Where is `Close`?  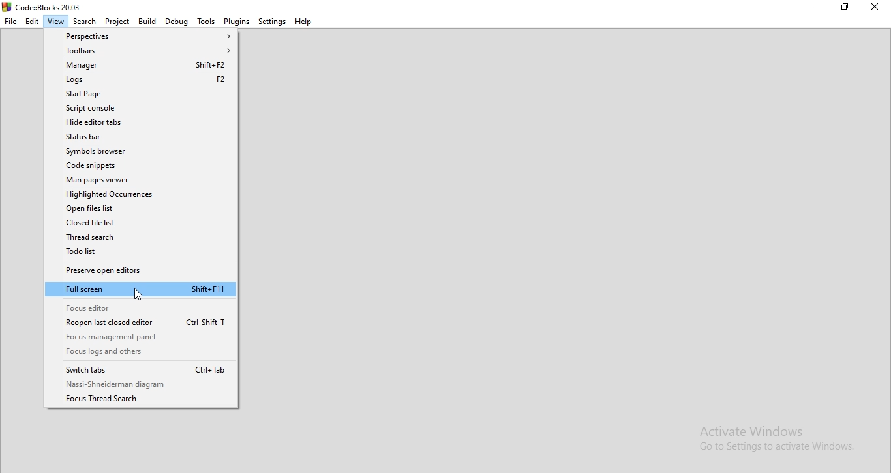 Close is located at coordinates (874, 8).